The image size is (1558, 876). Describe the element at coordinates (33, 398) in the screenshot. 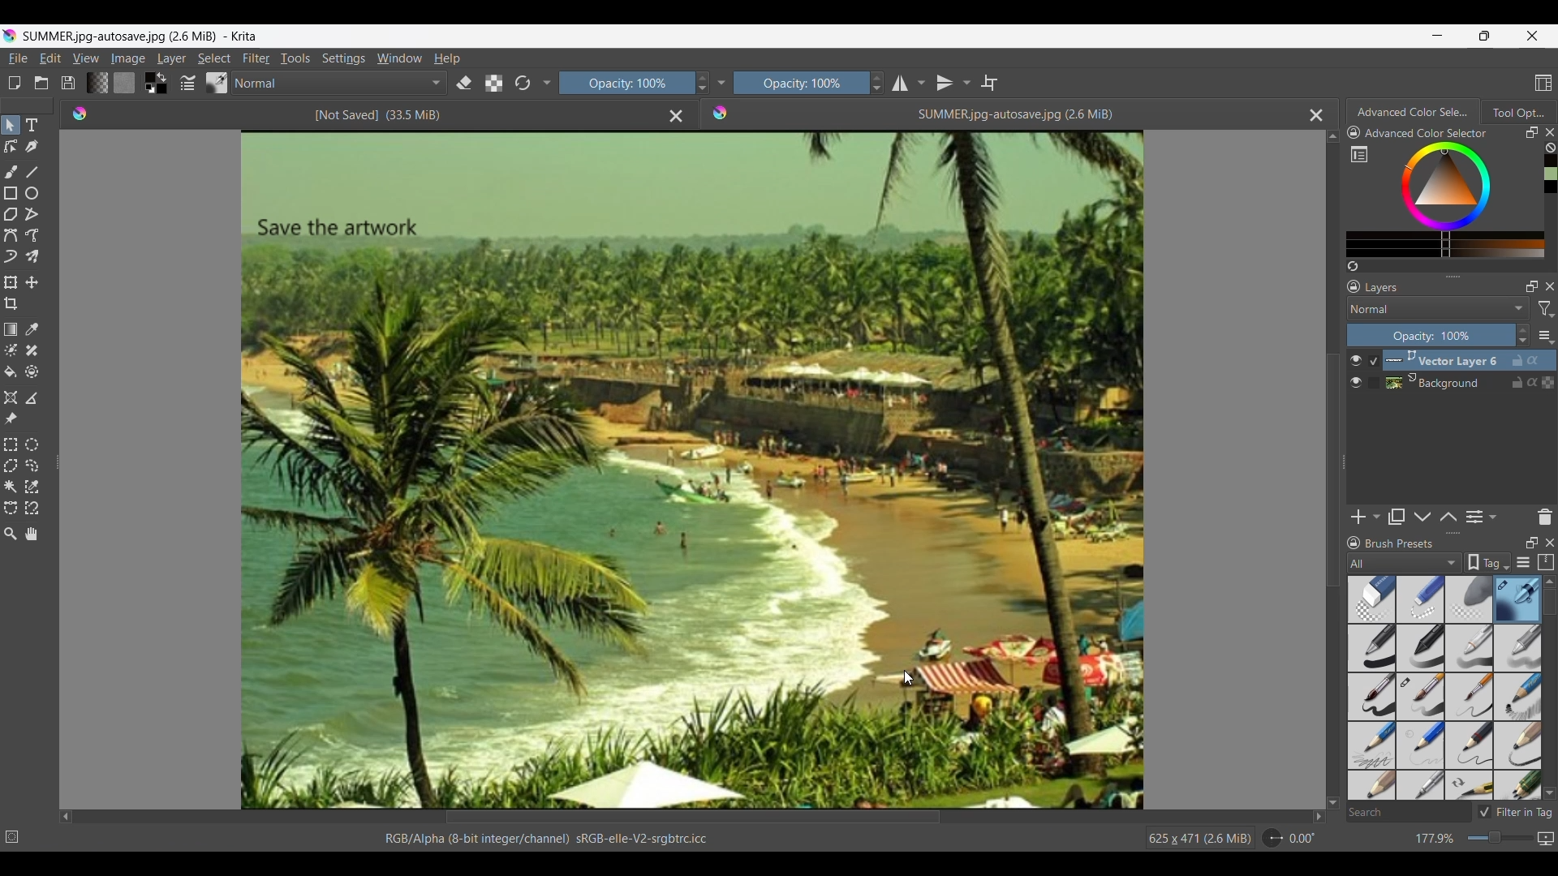

I see `Measure distance between two points` at that location.